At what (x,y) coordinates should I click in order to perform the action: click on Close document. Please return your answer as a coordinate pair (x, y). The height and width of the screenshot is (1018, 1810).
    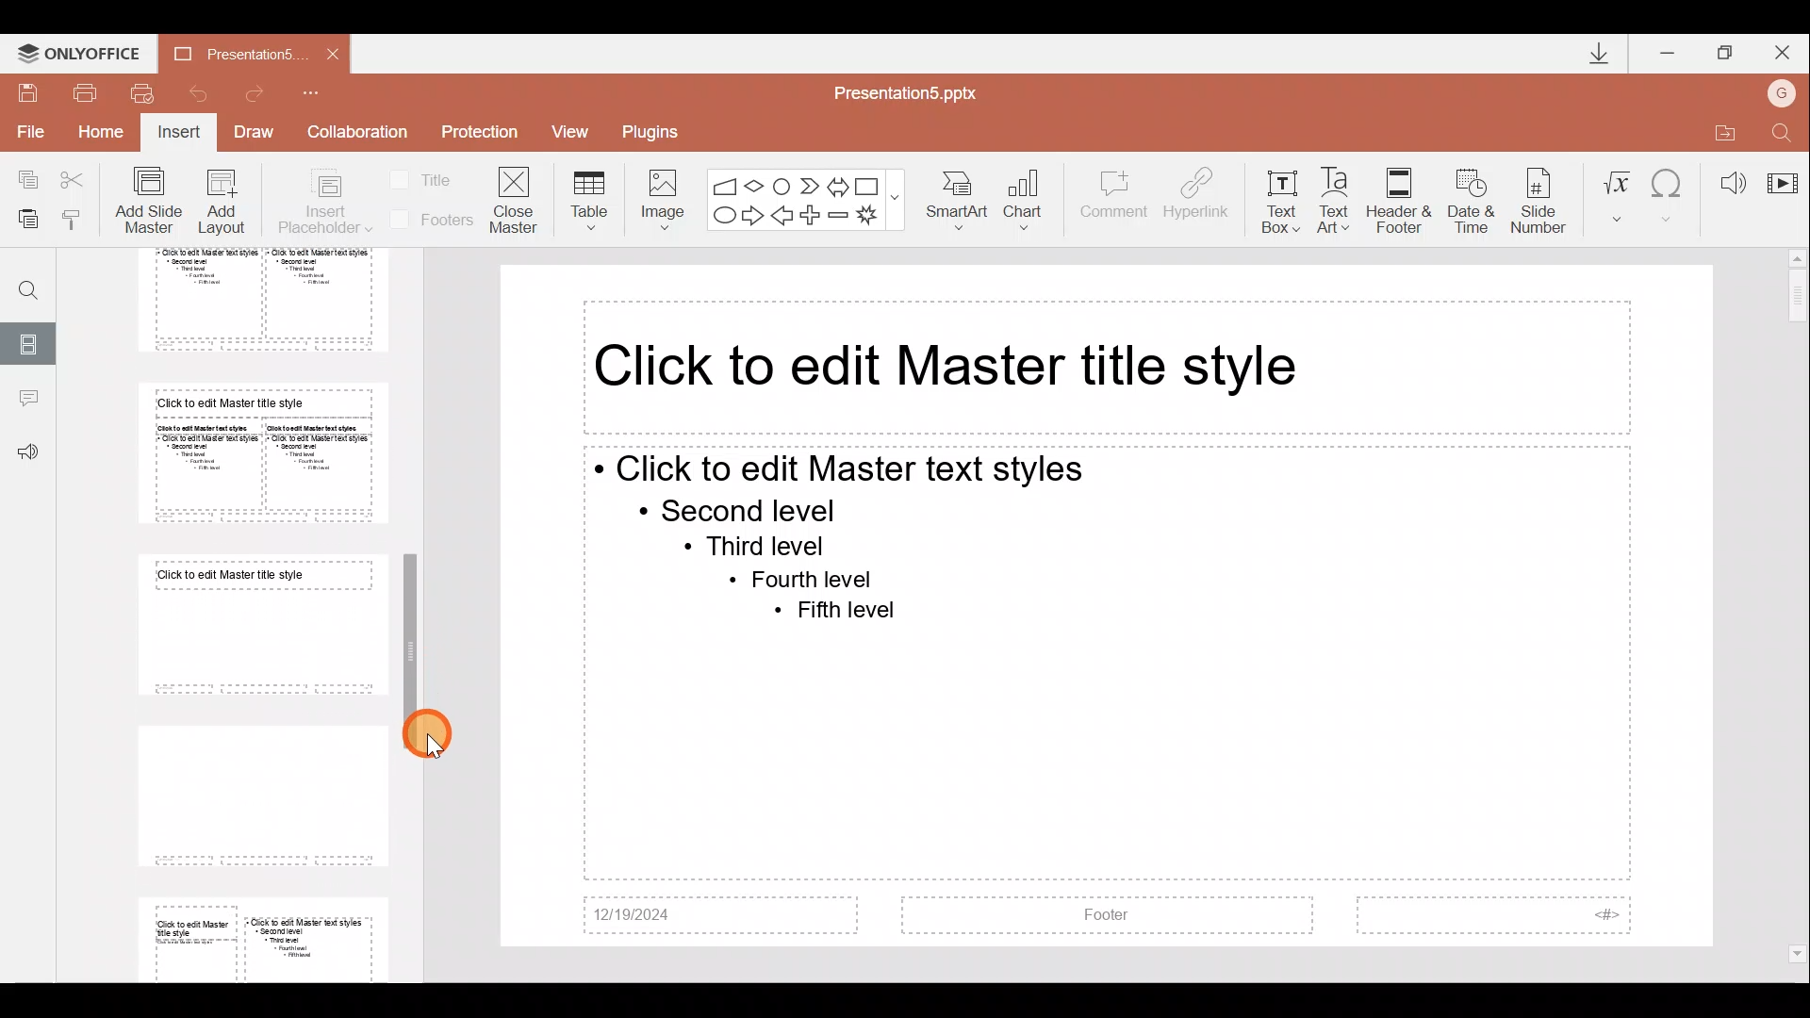
    Looking at the image, I should click on (327, 53).